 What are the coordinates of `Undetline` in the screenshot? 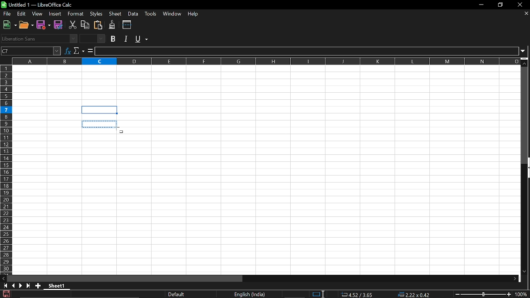 It's located at (141, 38).